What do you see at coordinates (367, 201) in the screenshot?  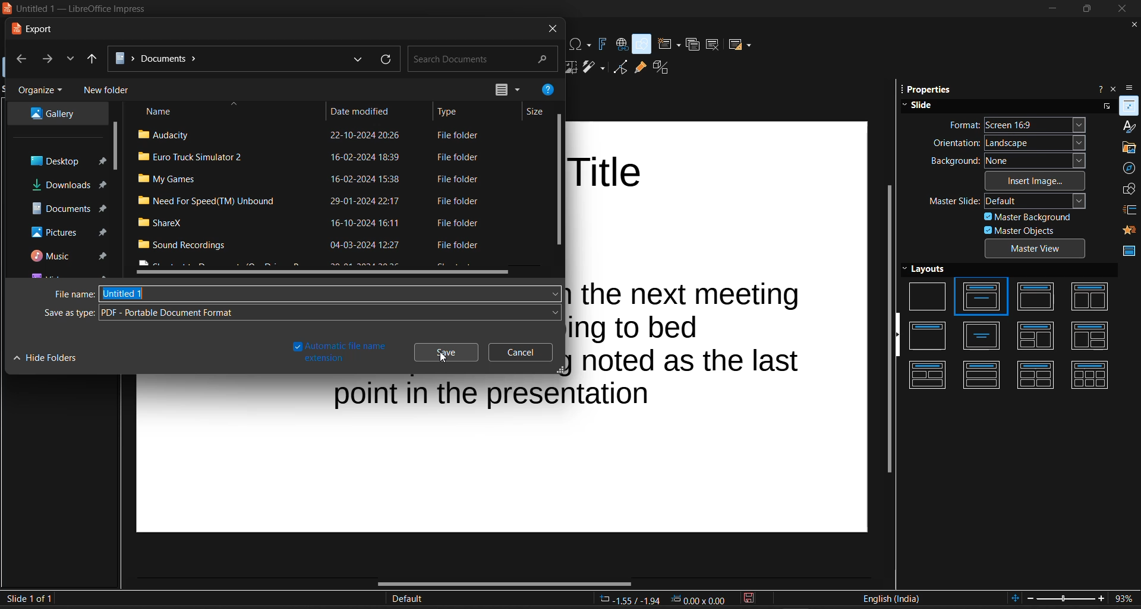 I see `29-01-2024 22:17` at bounding box center [367, 201].